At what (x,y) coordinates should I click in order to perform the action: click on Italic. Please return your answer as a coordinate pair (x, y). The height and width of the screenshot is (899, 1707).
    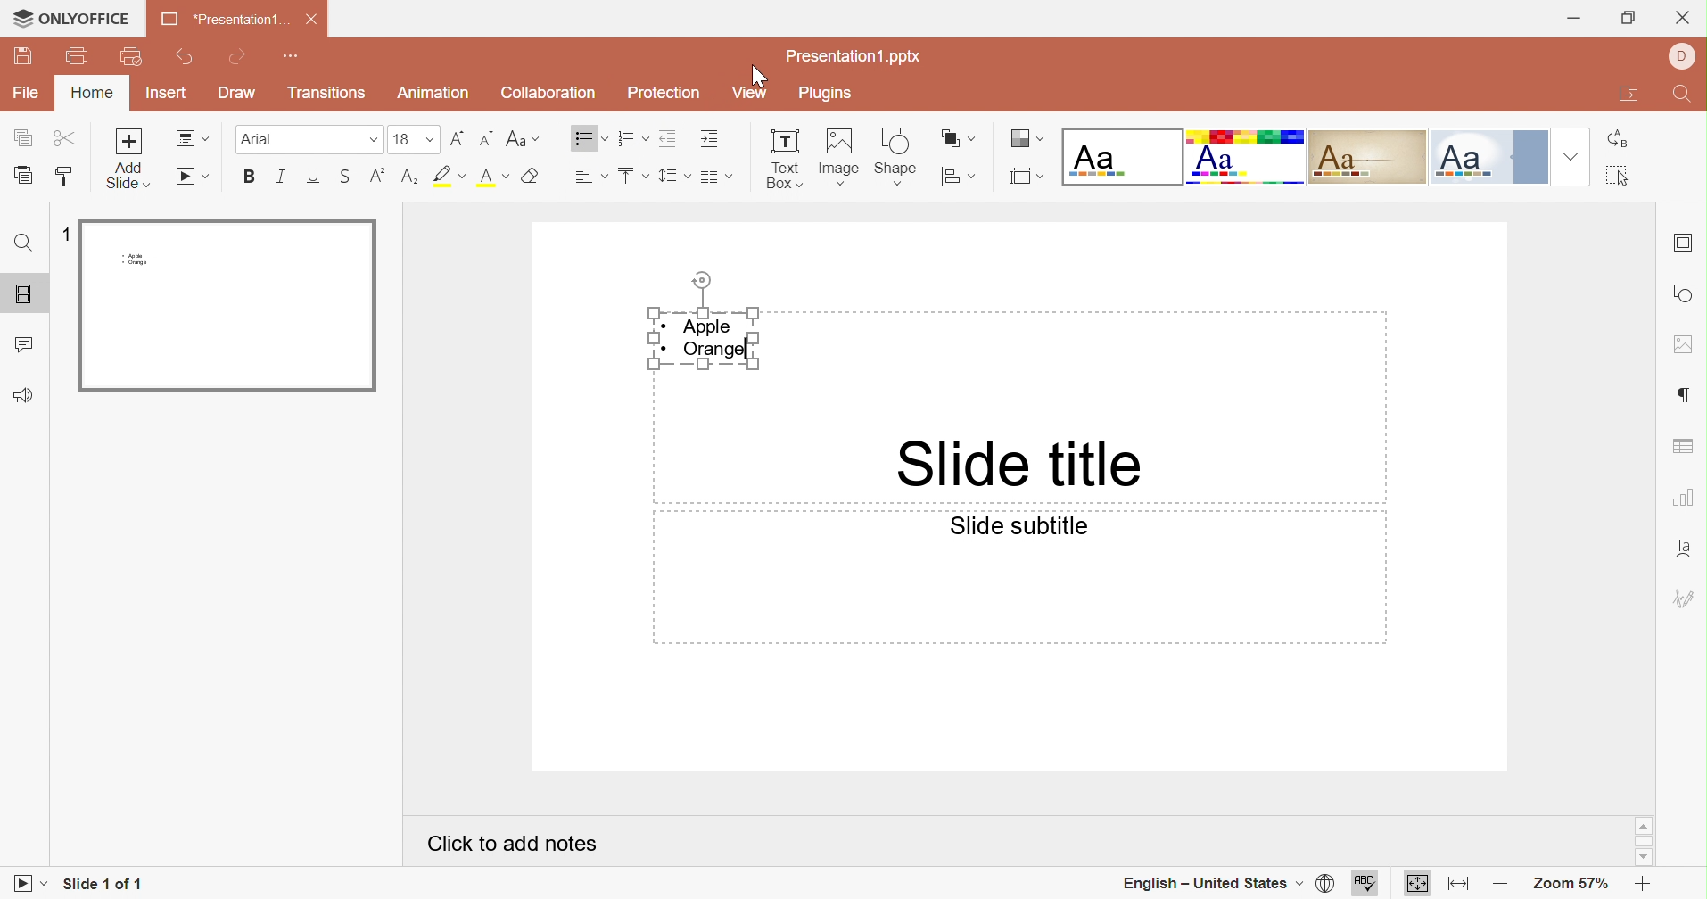
    Looking at the image, I should click on (280, 176).